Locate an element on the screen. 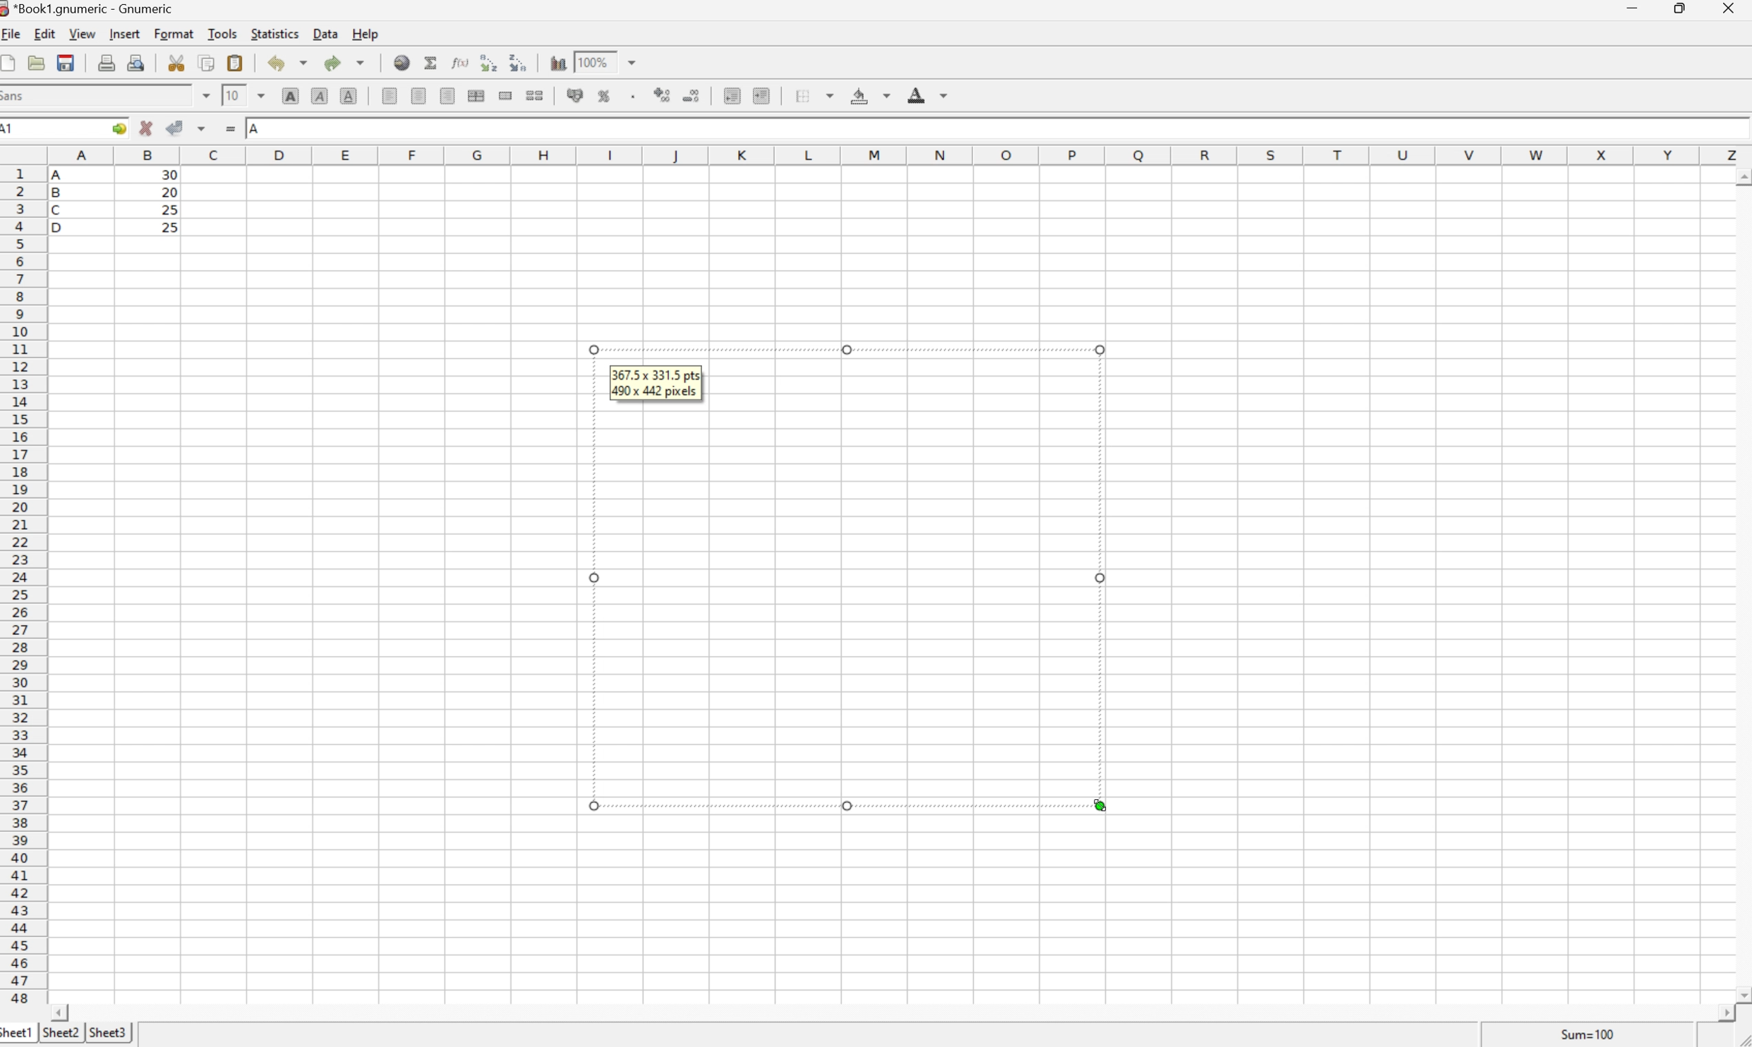 This screenshot has width=1752, height=1047. Create a new workbook is located at coordinates (11, 62).